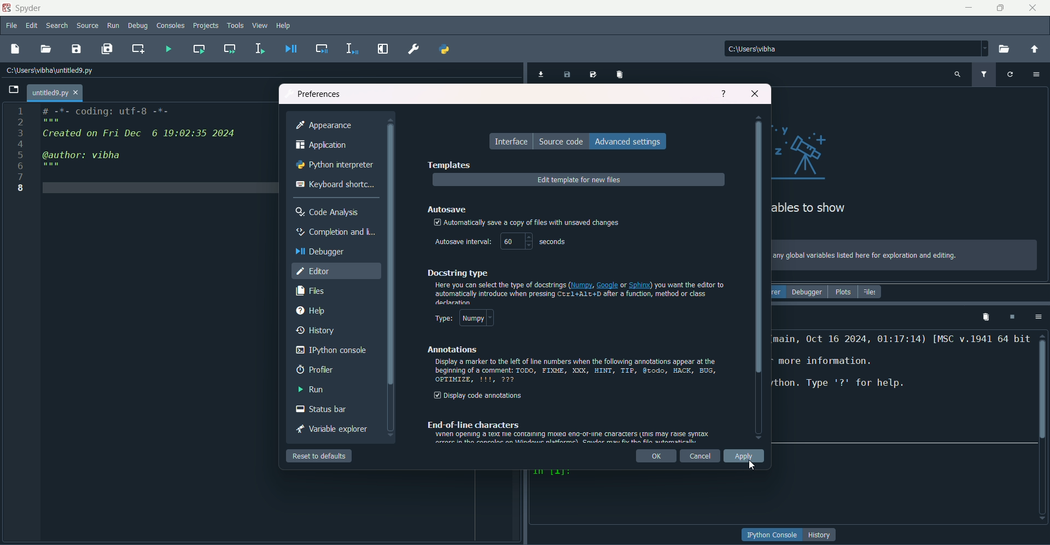 The width and height of the screenshot is (1050, 545). Describe the element at coordinates (958, 74) in the screenshot. I see `search variable` at that location.